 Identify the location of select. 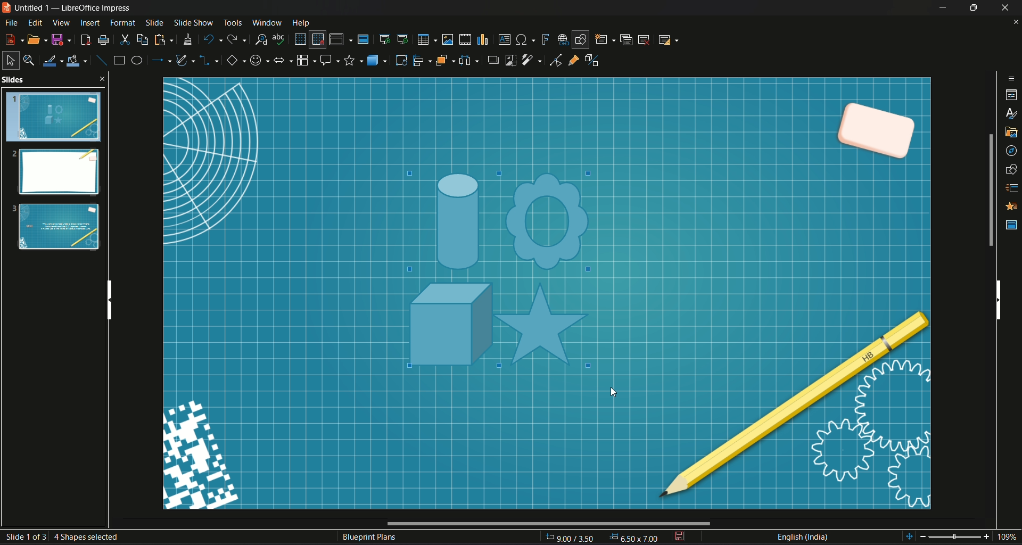
(9, 60).